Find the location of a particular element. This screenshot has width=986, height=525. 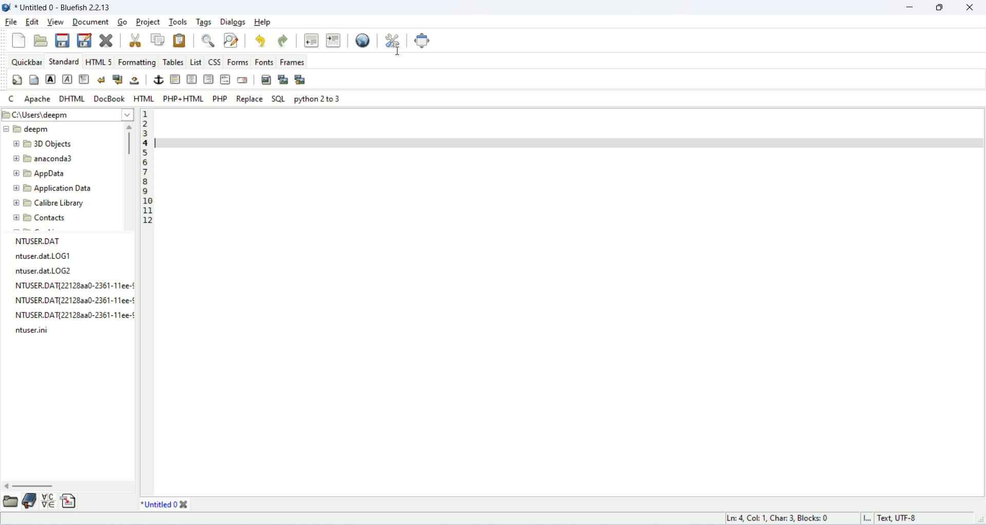

folder is located at coordinates (10, 502).